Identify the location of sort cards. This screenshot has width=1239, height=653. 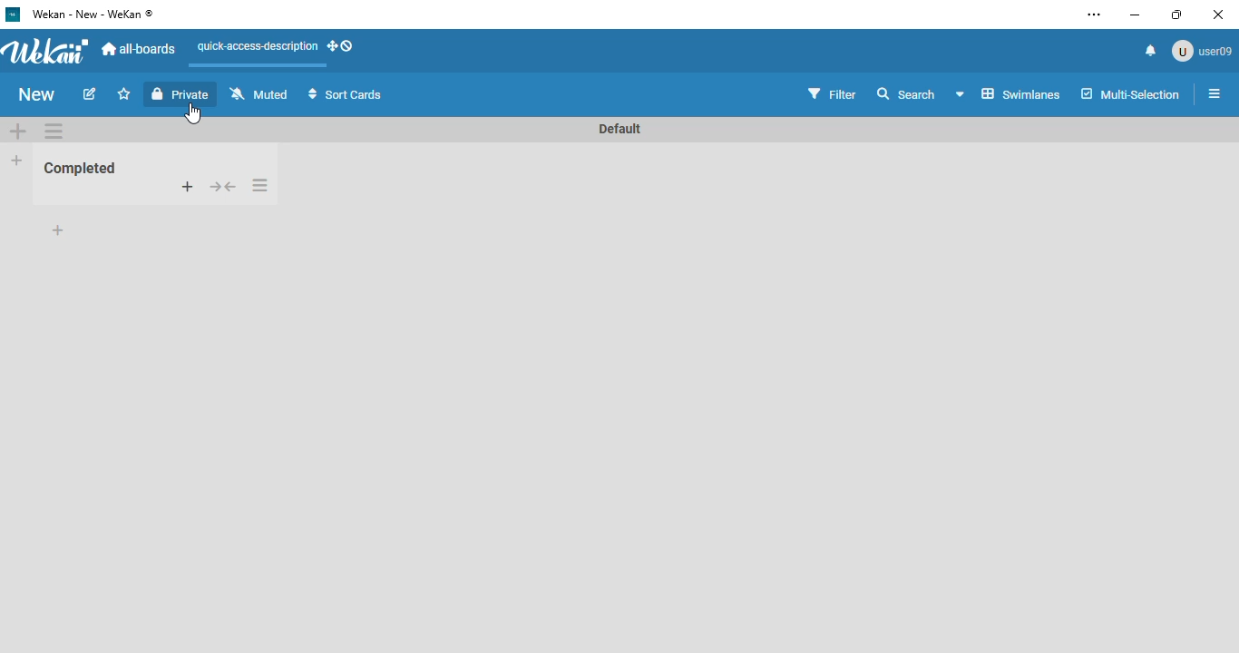
(346, 93).